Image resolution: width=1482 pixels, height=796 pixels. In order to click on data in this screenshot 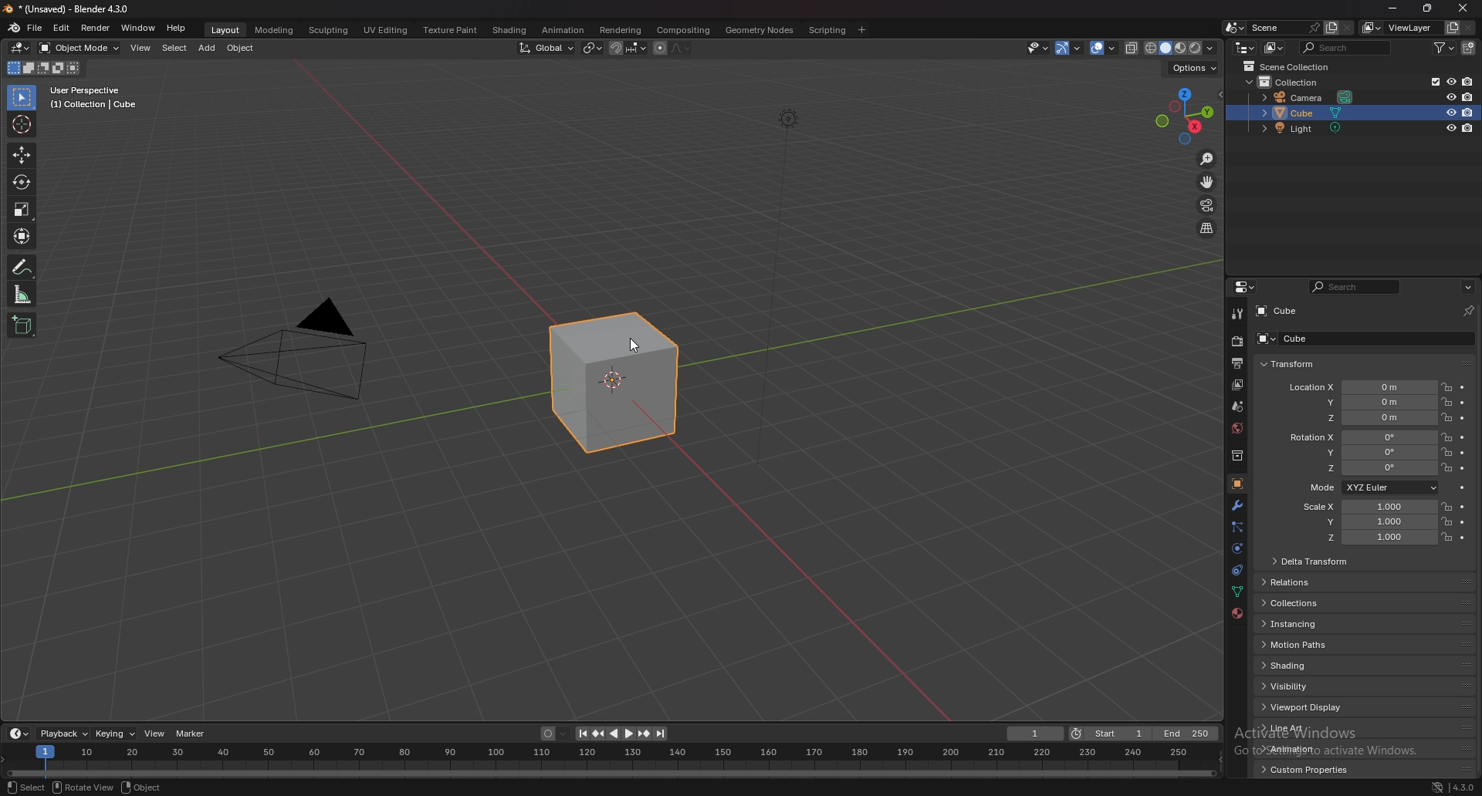, I will do `click(1236, 593)`.